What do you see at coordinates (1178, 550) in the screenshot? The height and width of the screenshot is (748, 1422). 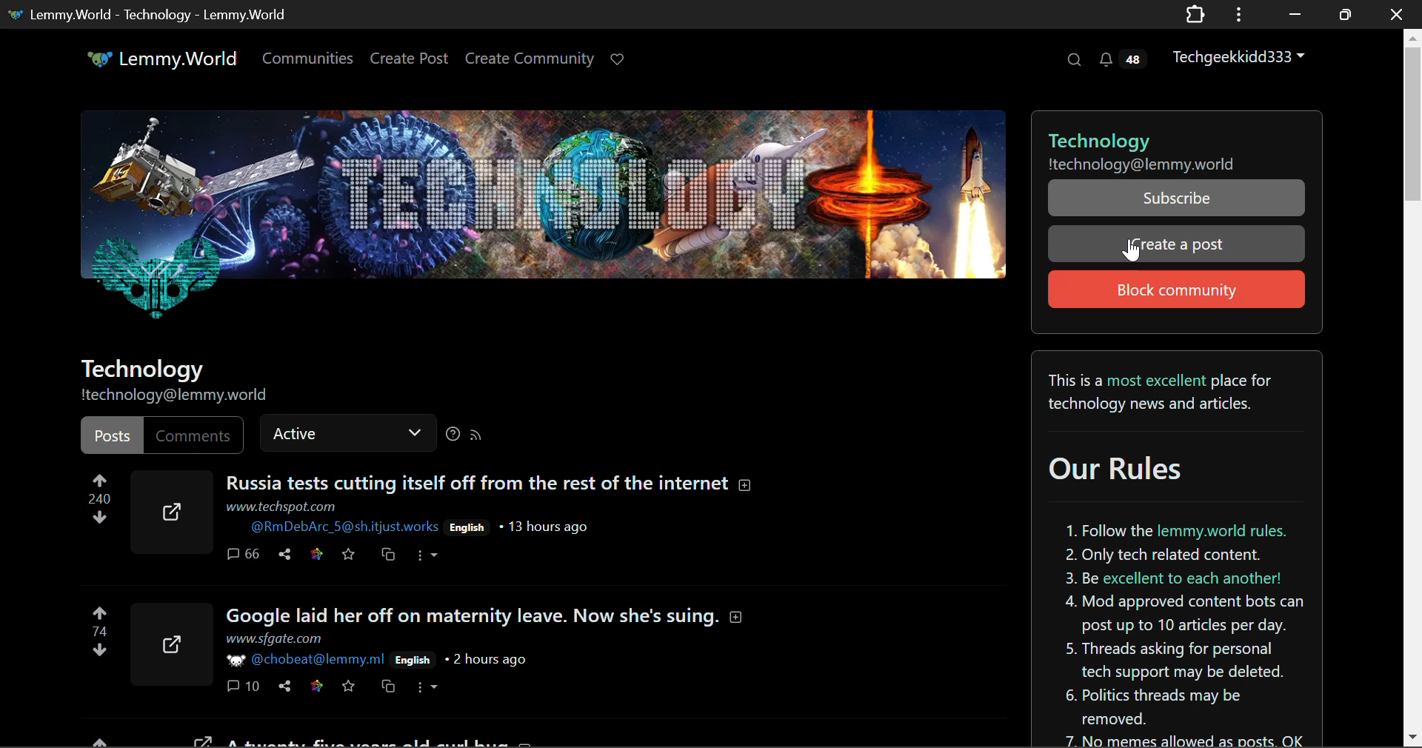 I see `Community Rules` at bounding box center [1178, 550].